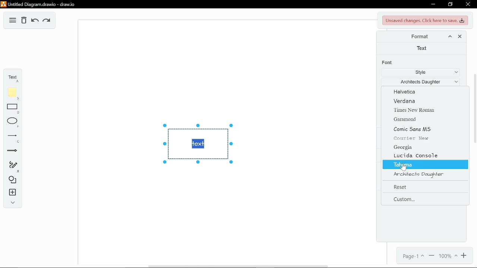  What do you see at coordinates (11, 123) in the screenshot?
I see `ellipse` at bounding box center [11, 123].